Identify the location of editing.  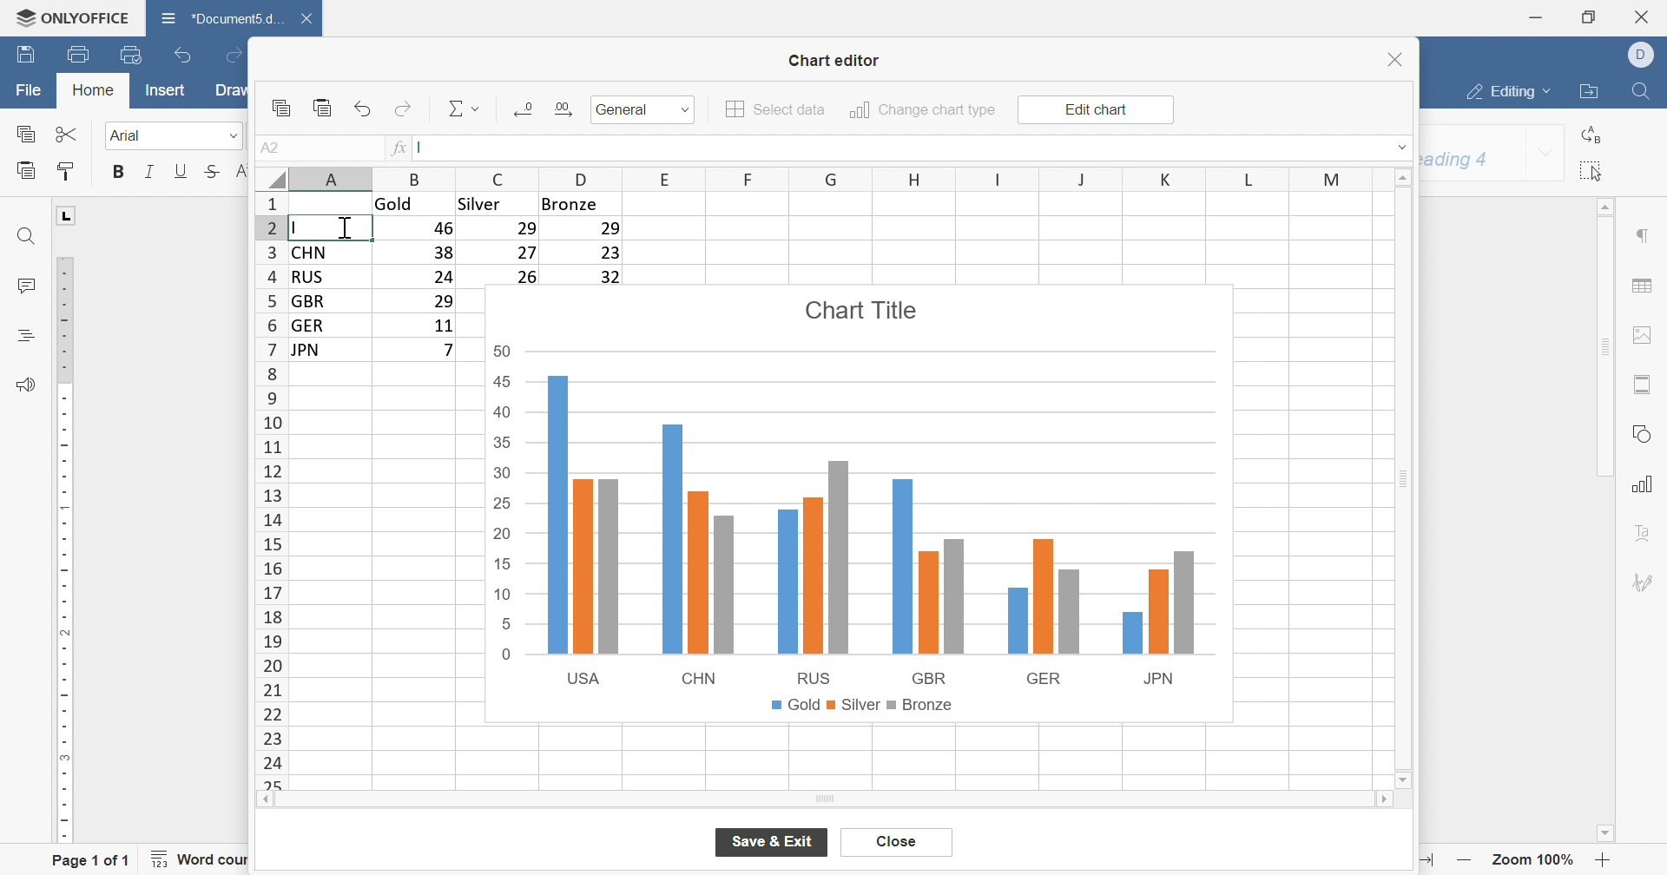
(1510, 93).